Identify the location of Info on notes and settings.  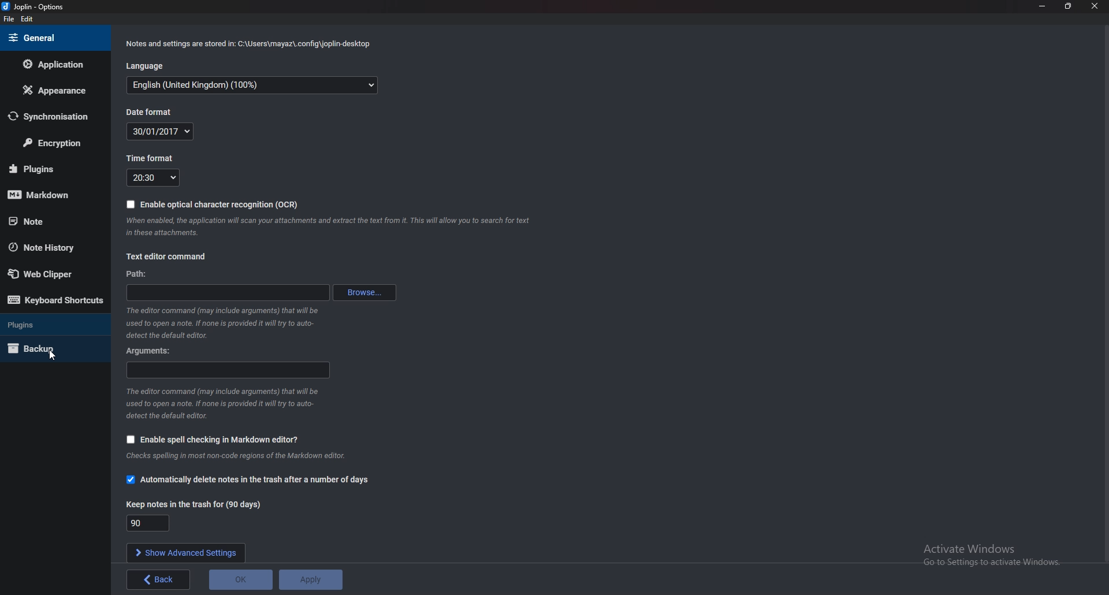
(250, 43).